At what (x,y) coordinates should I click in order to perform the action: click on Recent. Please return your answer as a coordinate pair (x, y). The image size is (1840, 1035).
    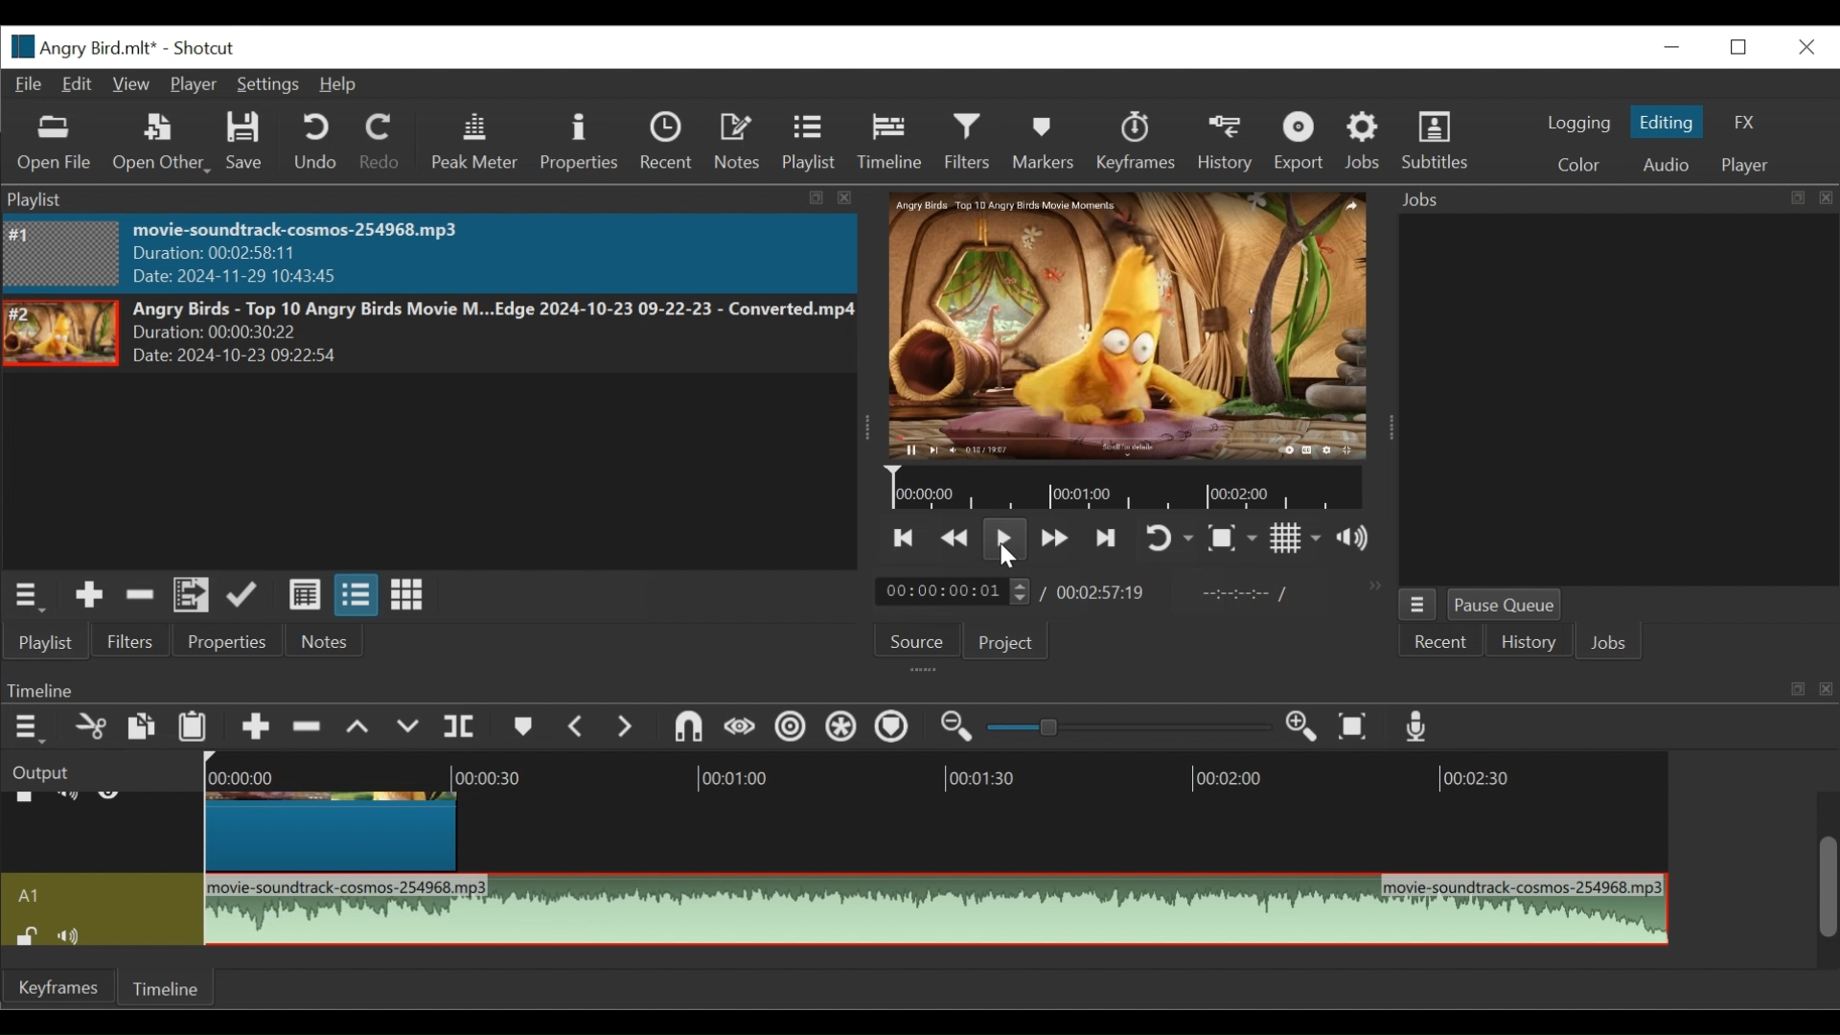
    Looking at the image, I should click on (666, 142).